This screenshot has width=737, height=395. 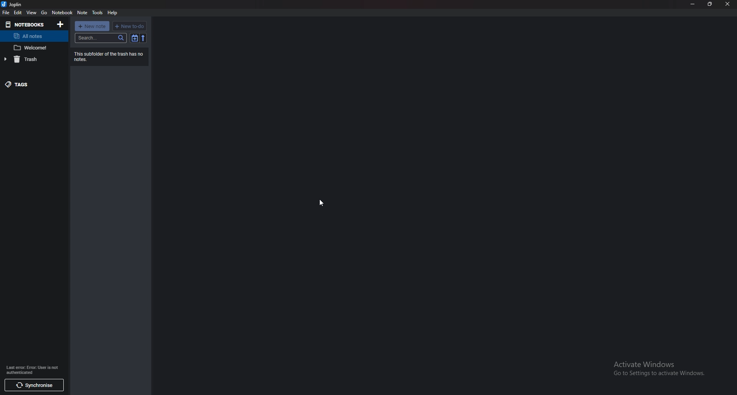 I want to click on Cursor, so click(x=322, y=202).